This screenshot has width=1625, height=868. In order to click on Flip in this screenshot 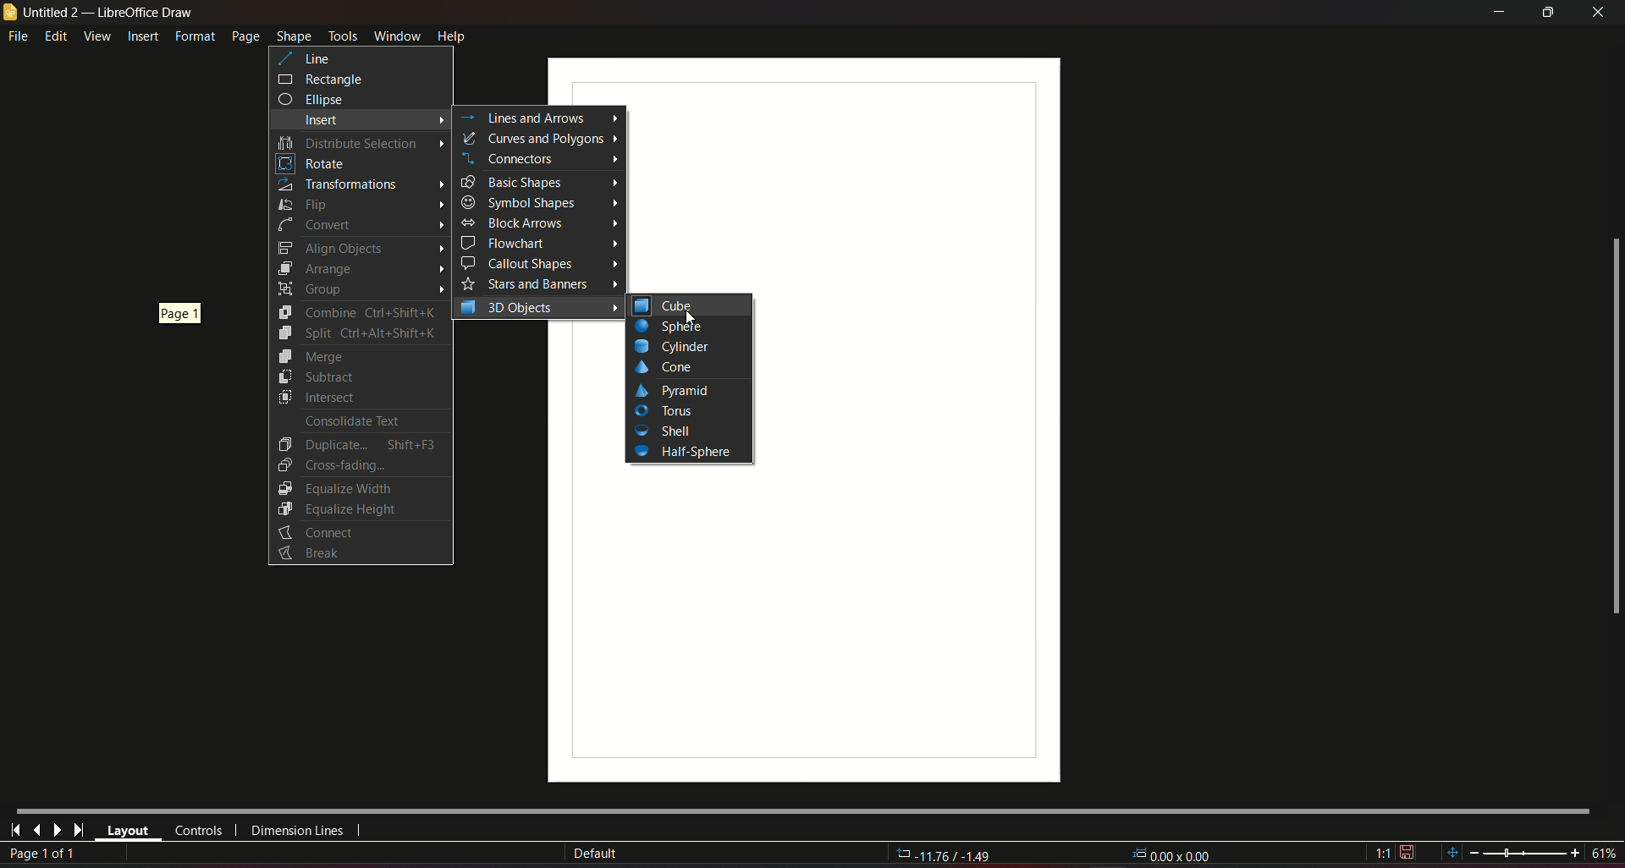, I will do `click(305, 203)`.